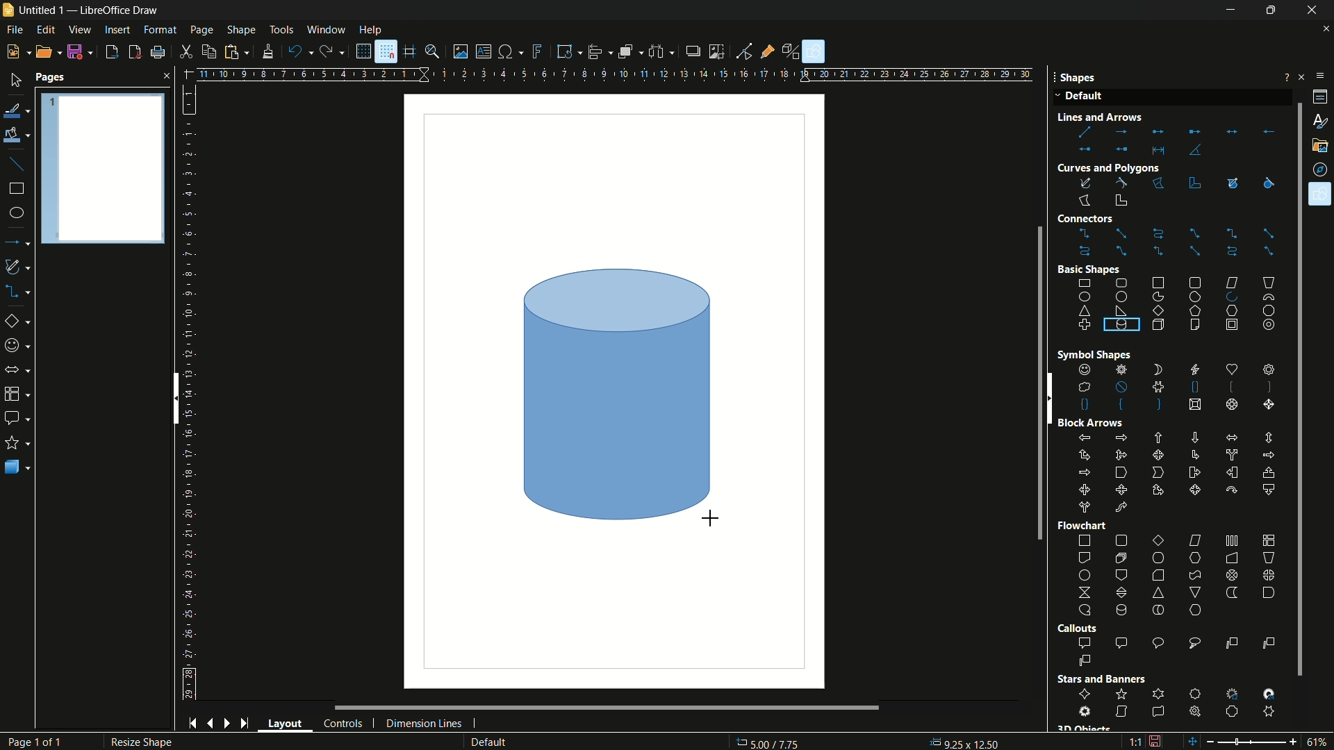 Image resolution: width=1334 pixels, height=750 pixels. What do you see at coordinates (538, 51) in the screenshot?
I see `insert fontwork text` at bounding box center [538, 51].